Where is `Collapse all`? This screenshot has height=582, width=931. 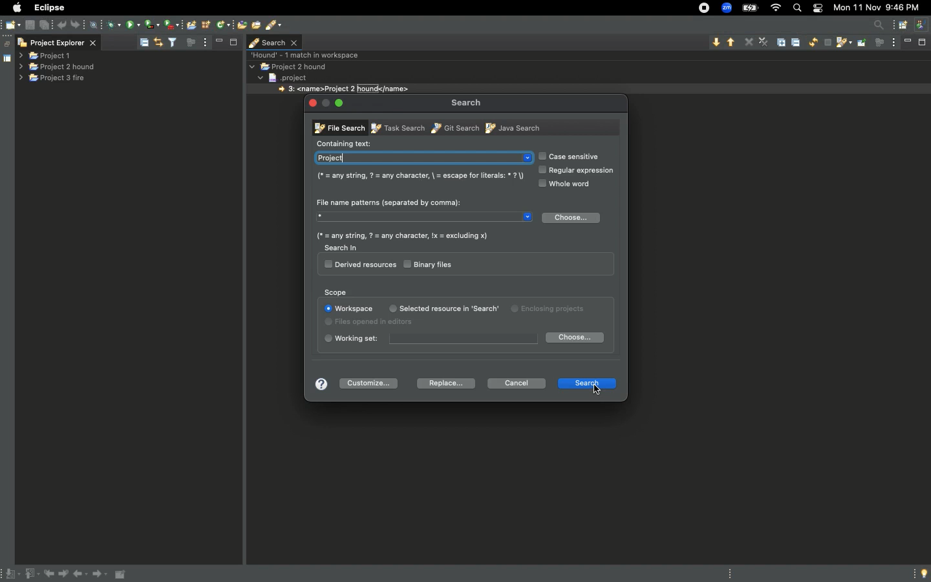
Collapse all is located at coordinates (798, 44).